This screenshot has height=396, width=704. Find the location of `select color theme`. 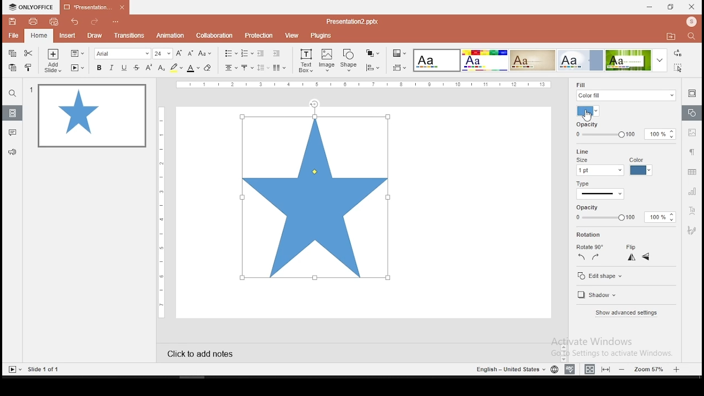

select color theme is located at coordinates (400, 54).